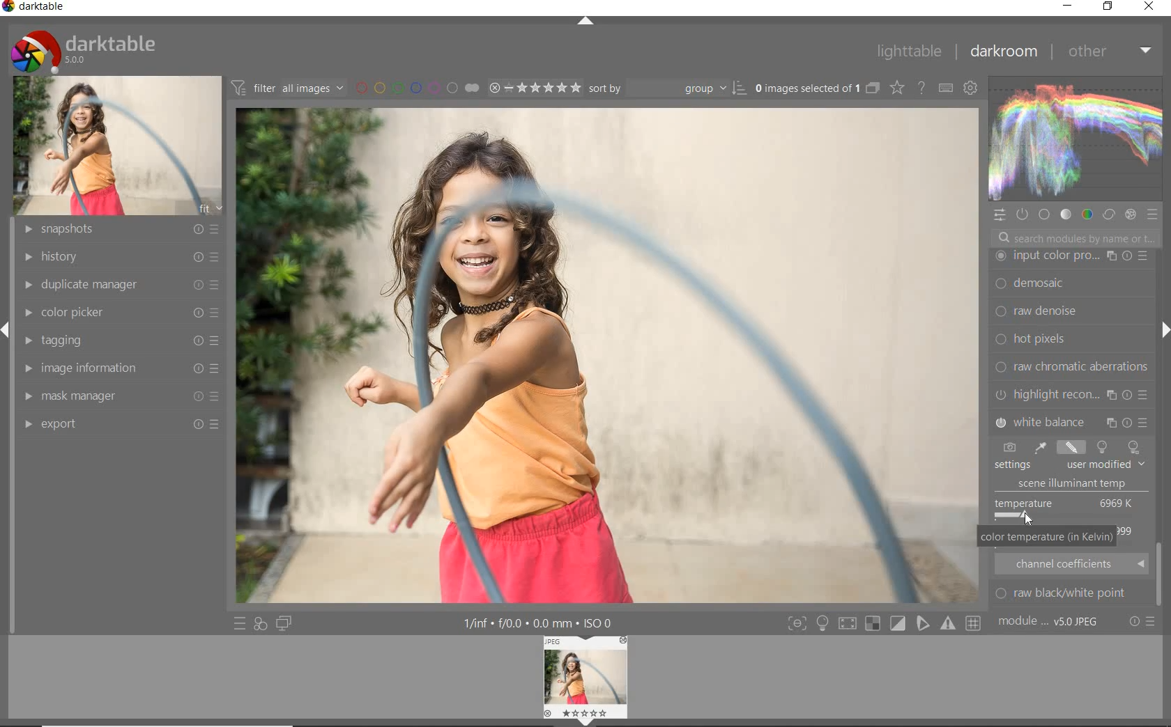  Describe the element at coordinates (971, 89) in the screenshot. I see `show global preference` at that location.